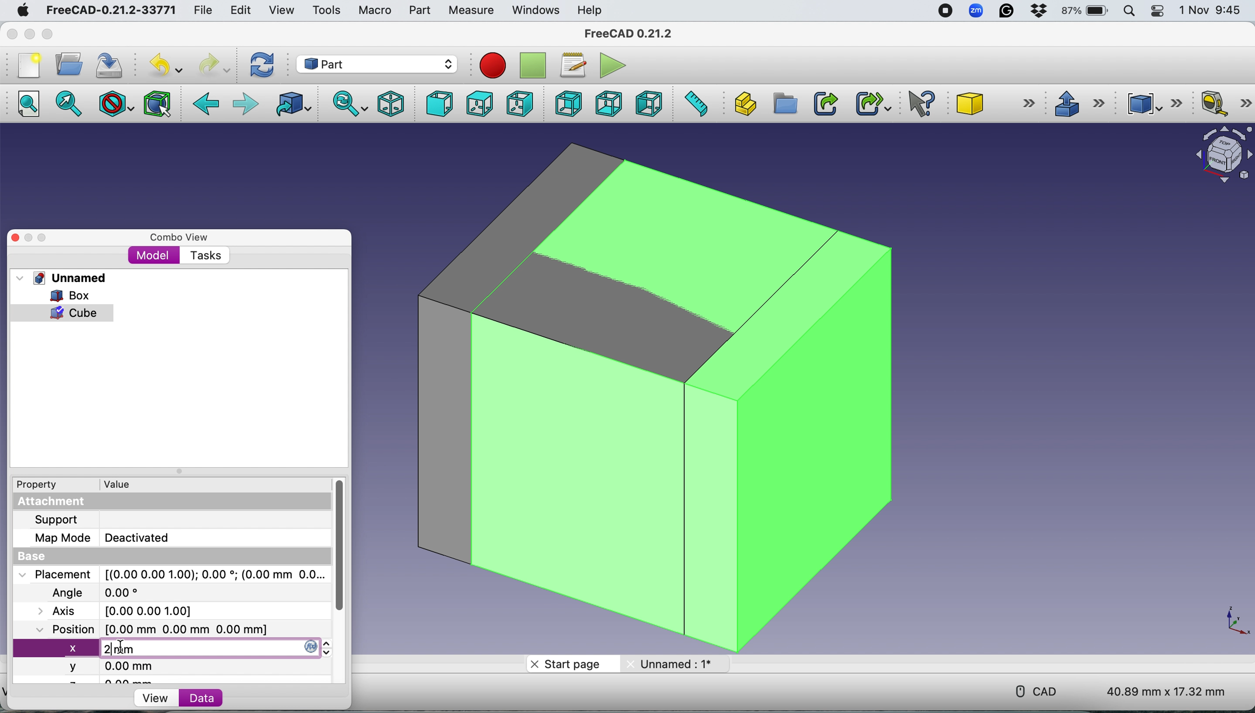 This screenshot has height=713, width=1255. Describe the element at coordinates (345, 545) in the screenshot. I see `vertical scroll bar` at that location.